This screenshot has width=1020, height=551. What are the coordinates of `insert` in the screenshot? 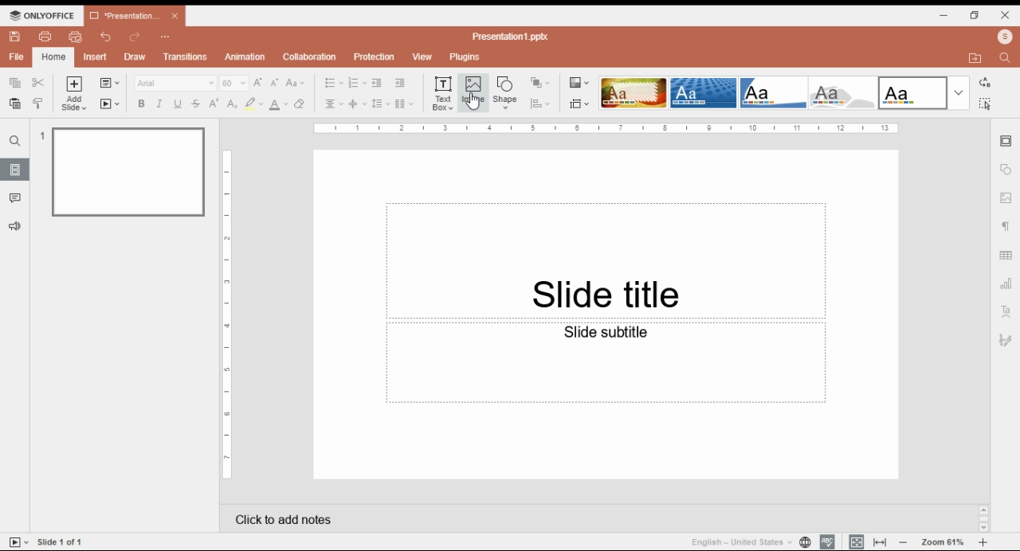 It's located at (96, 57).